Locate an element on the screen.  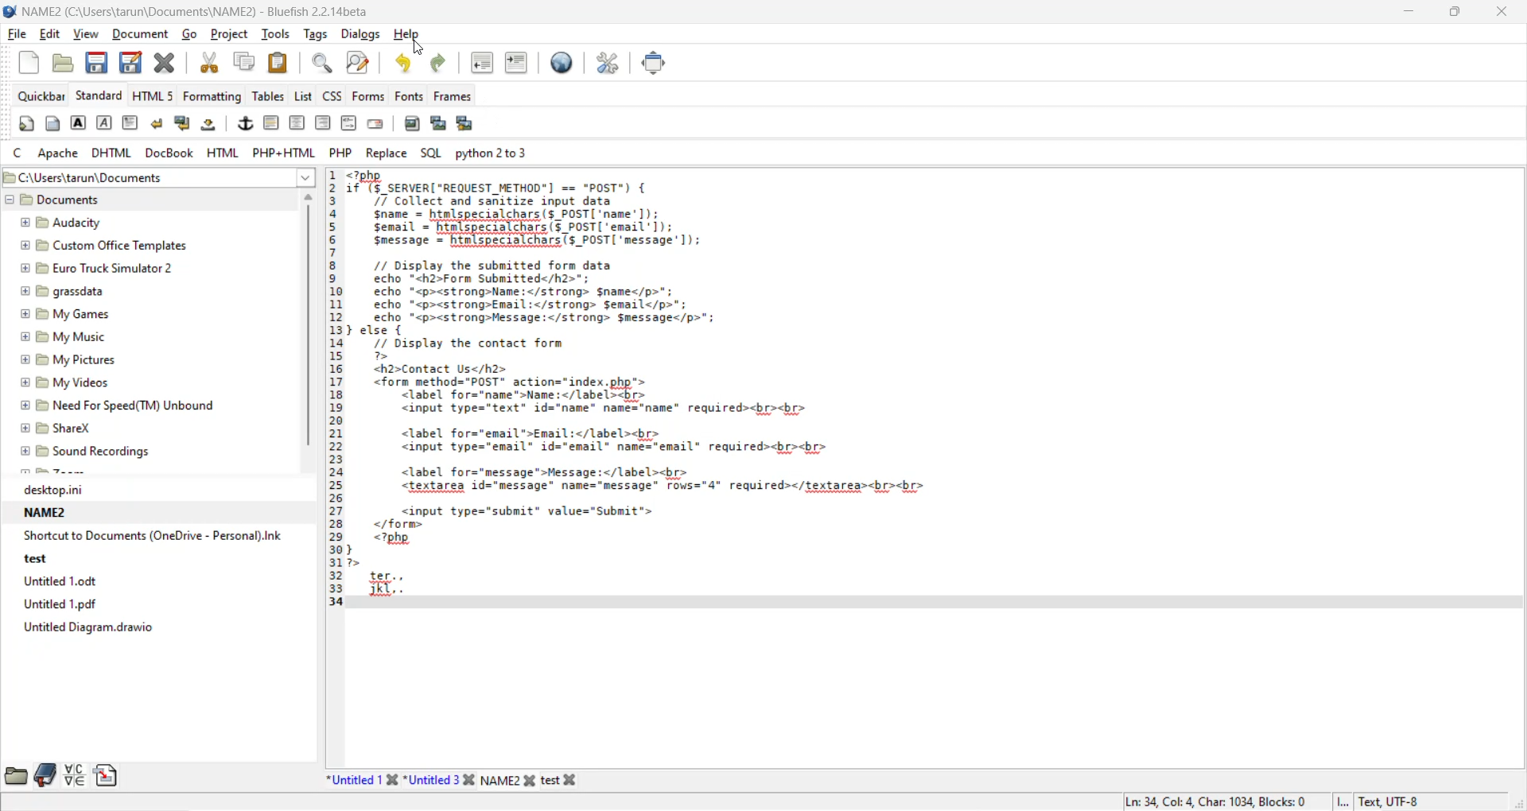
redo is located at coordinates (437, 63).